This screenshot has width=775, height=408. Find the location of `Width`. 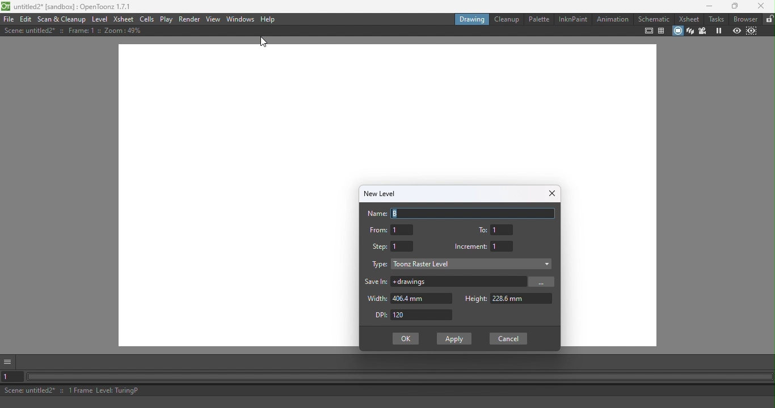

Width is located at coordinates (422, 298).